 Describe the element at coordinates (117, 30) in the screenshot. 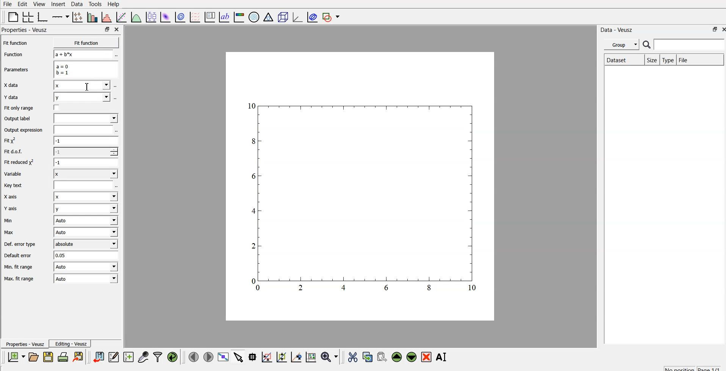

I see `close` at that location.